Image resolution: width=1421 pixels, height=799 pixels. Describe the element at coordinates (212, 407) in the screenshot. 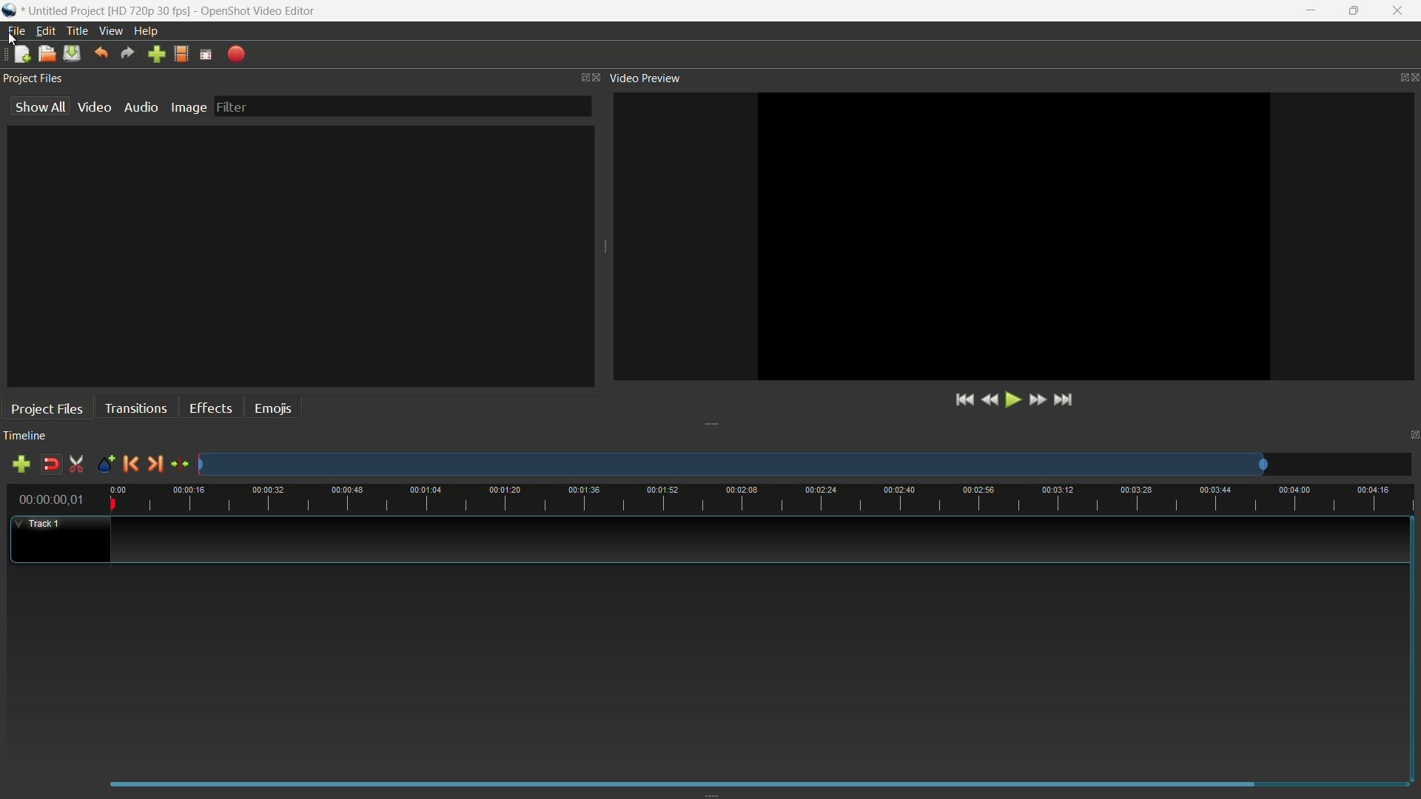

I see `effects` at that location.